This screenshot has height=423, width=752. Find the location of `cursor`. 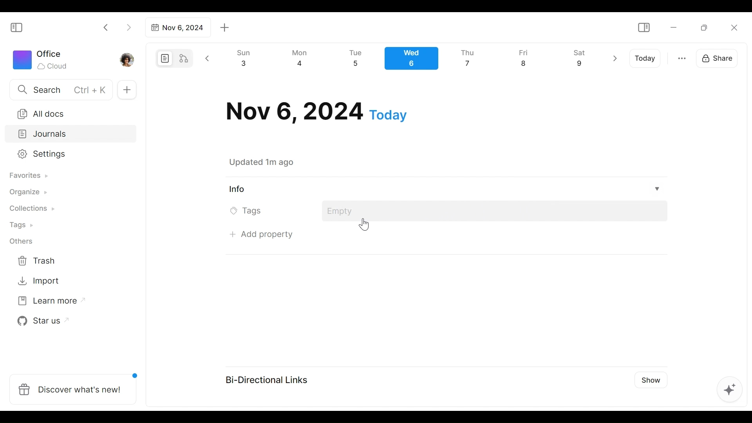

cursor is located at coordinates (364, 226).